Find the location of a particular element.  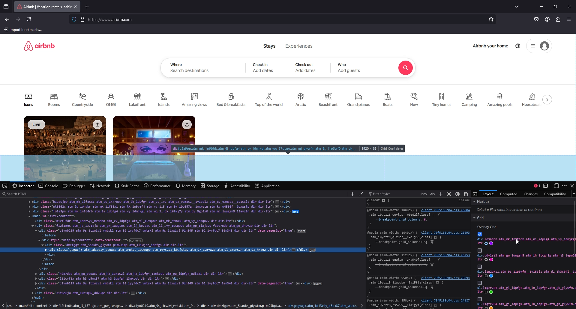

close is located at coordinates (569, 7).